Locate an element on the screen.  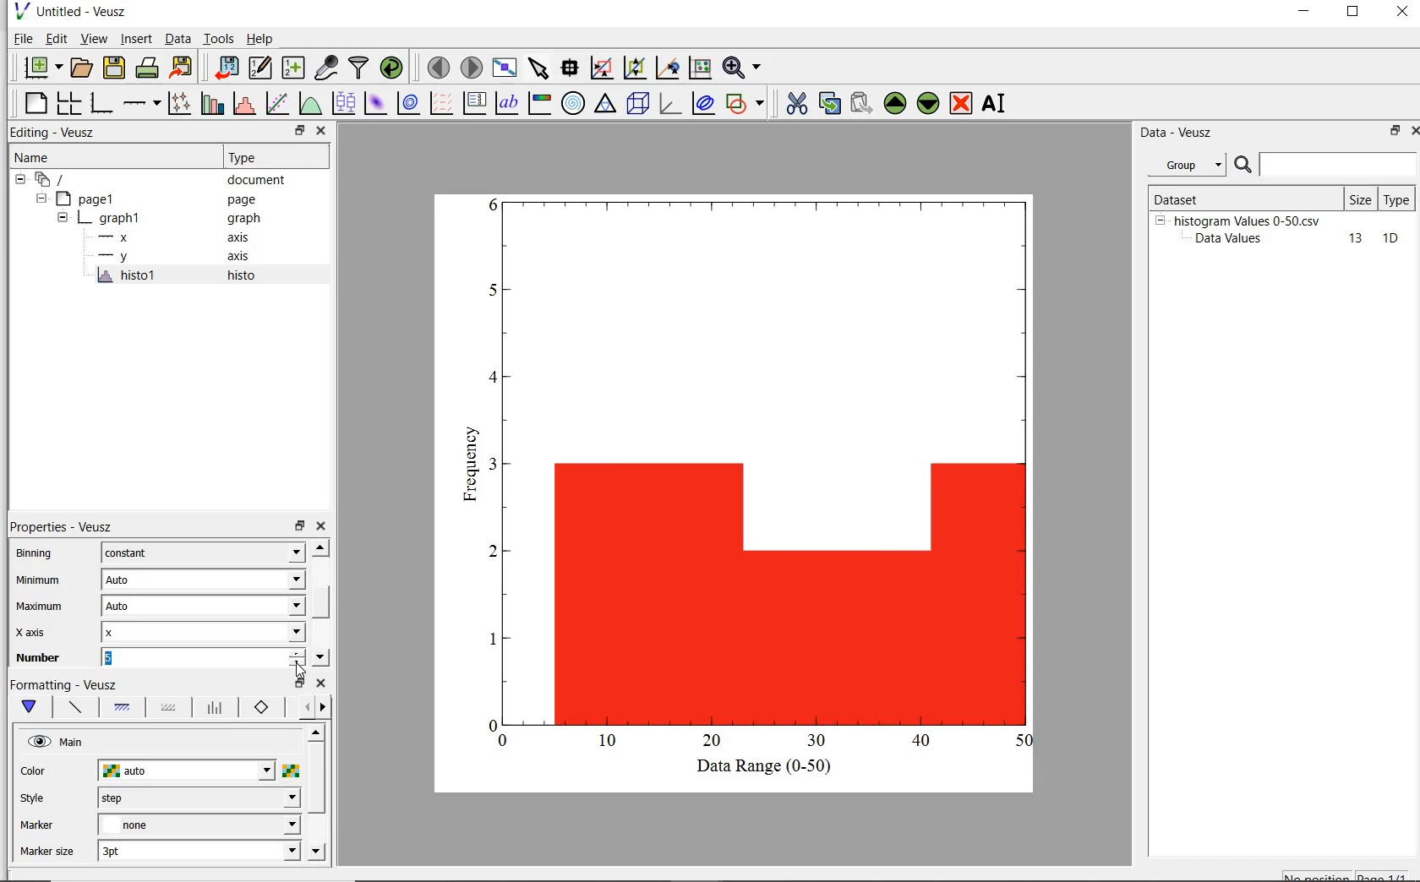
hide is located at coordinates (63, 219).